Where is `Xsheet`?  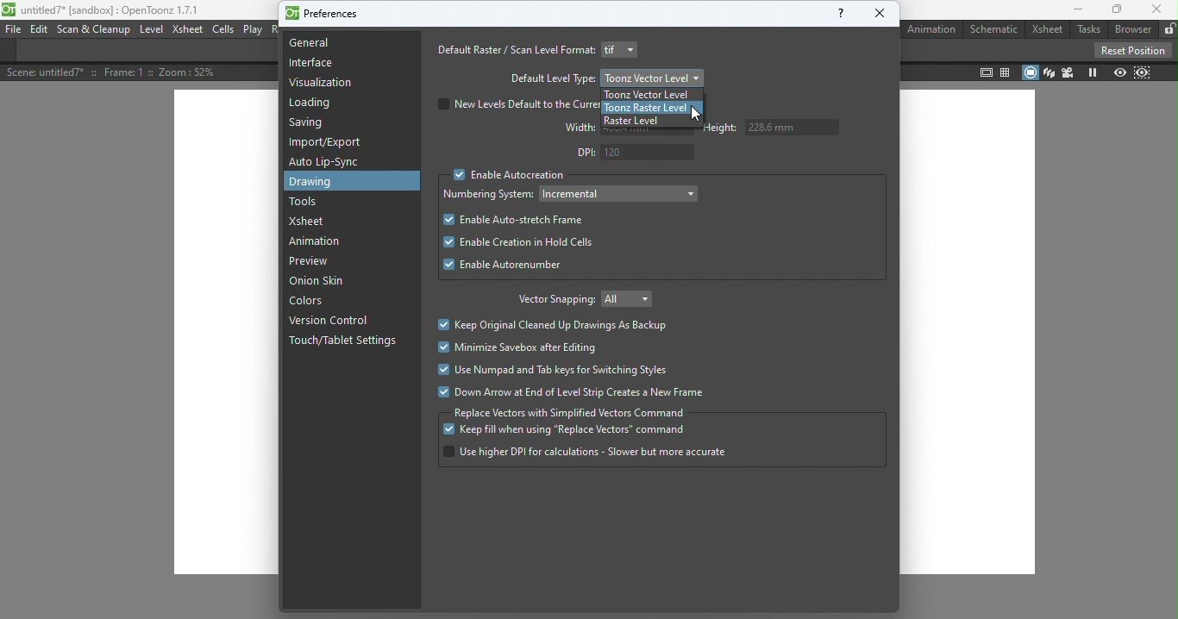 Xsheet is located at coordinates (186, 31).